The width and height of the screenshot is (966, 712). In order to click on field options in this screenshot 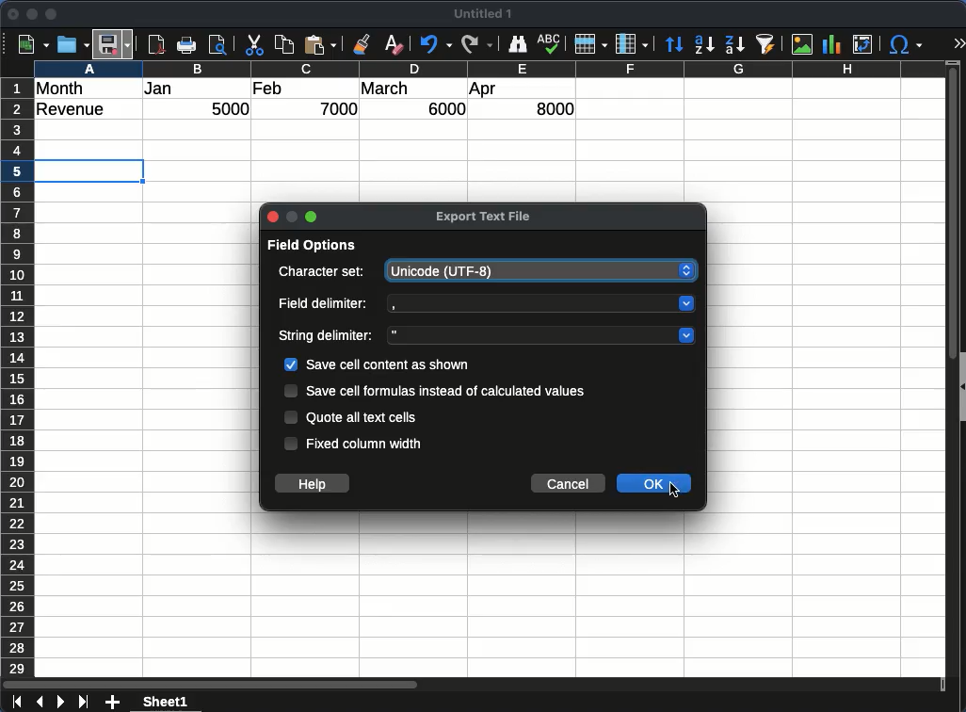, I will do `click(314, 248)`.